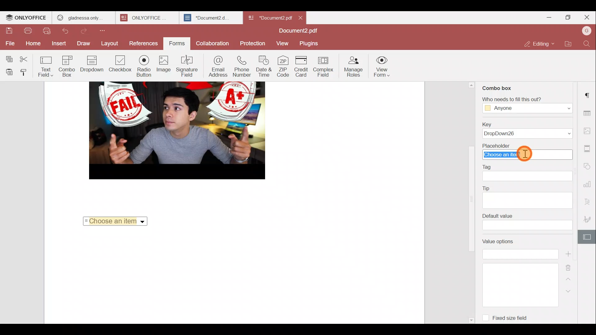 Image resolution: width=596 pixels, height=335 pixels. I want to click on Date & time, so click(264, 67).